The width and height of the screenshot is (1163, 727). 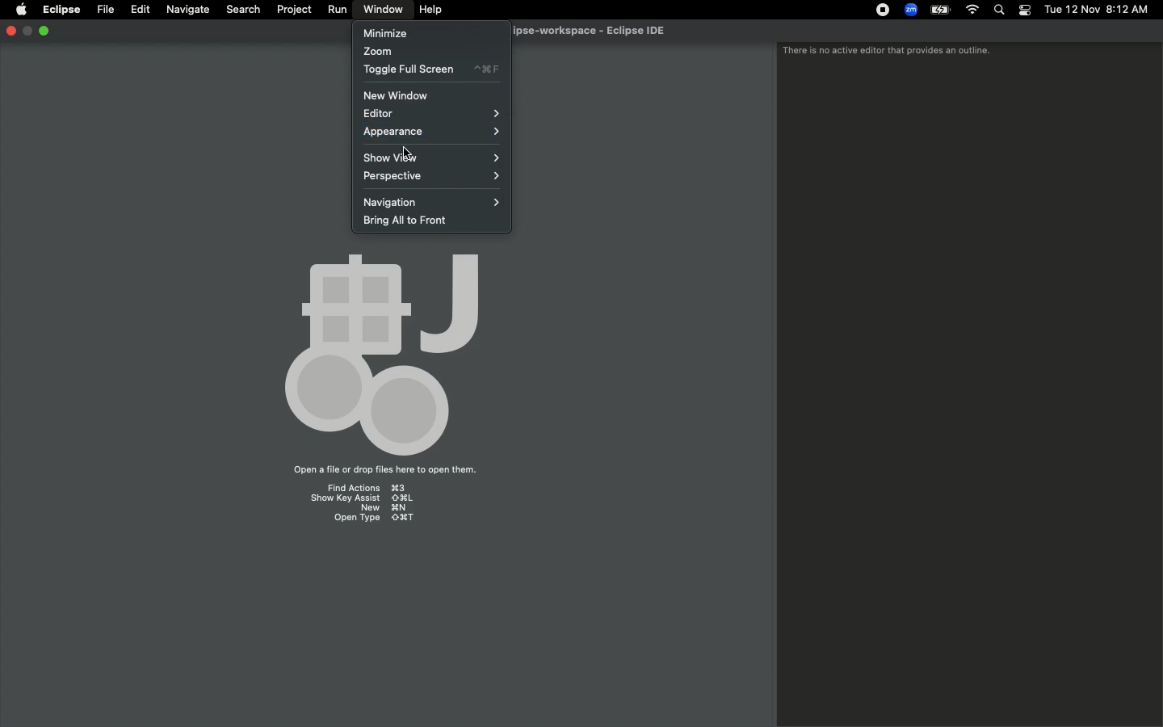 I want to click on cursor, so click(x=406, y=152).